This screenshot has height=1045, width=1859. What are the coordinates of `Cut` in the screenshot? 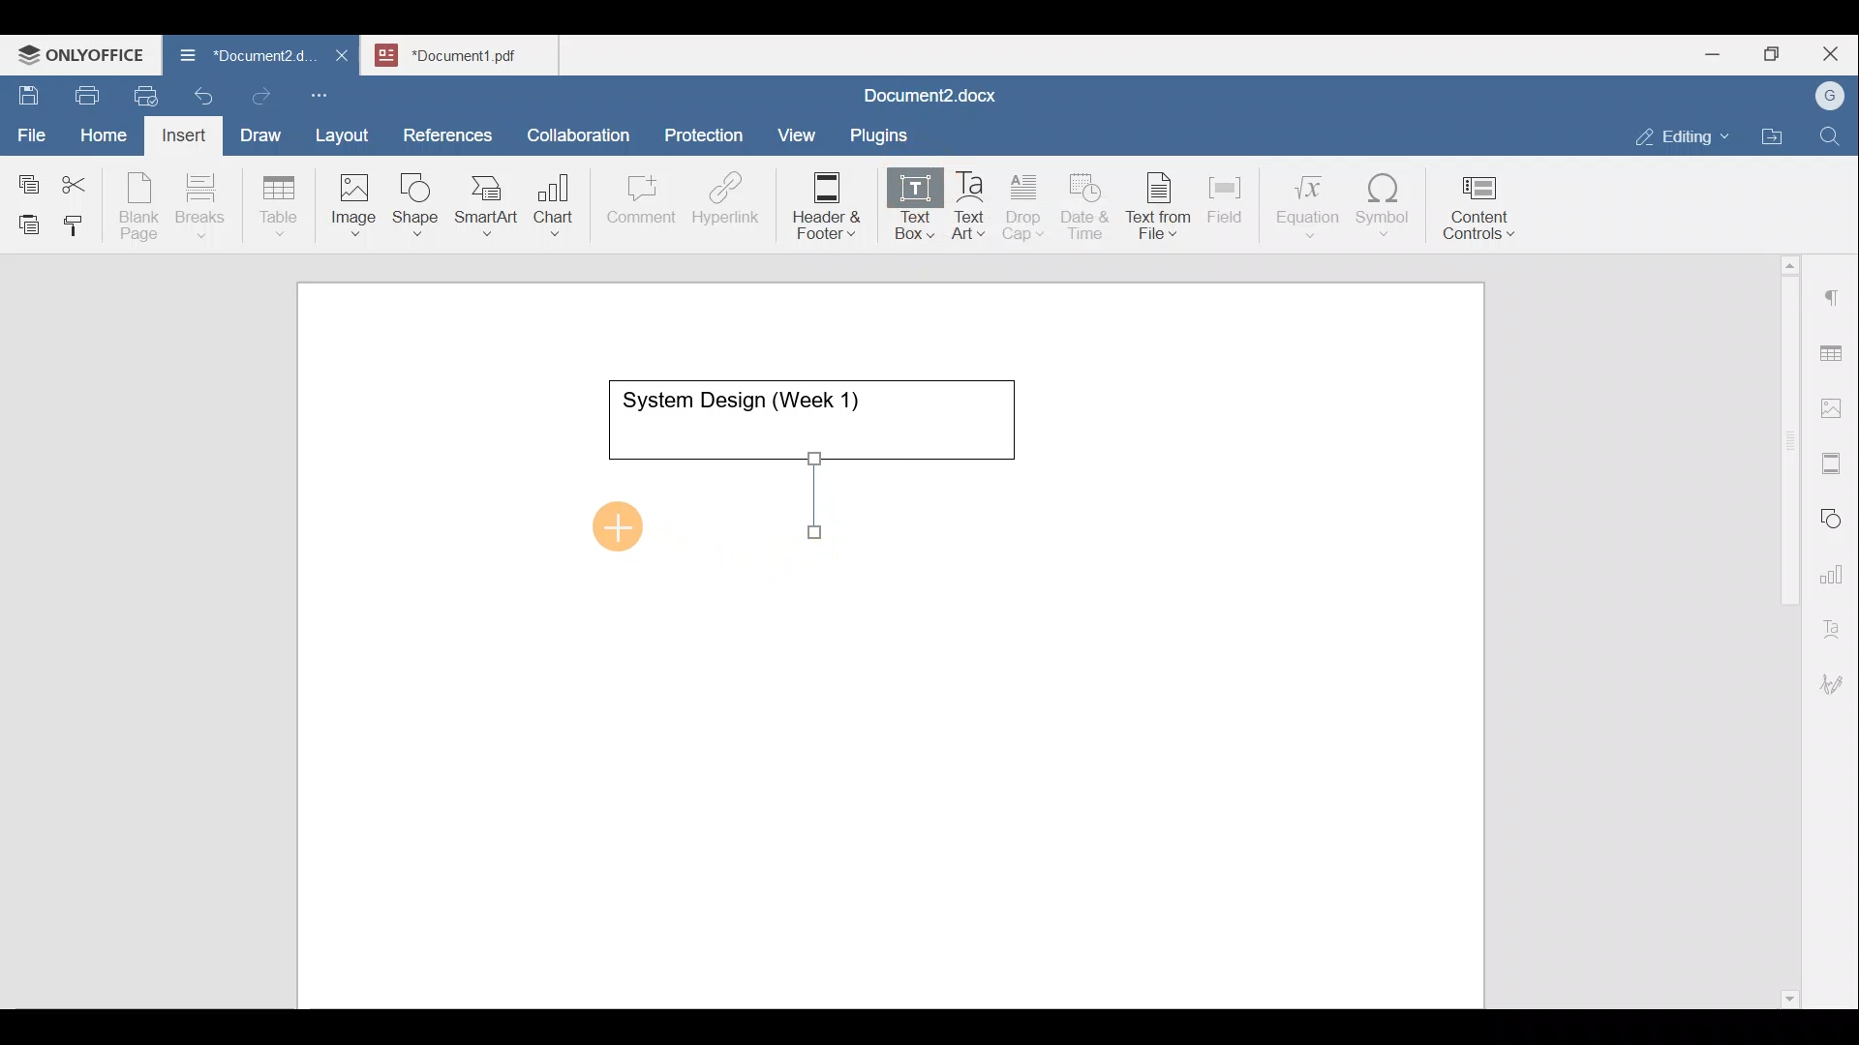 It's located at (81, 180).